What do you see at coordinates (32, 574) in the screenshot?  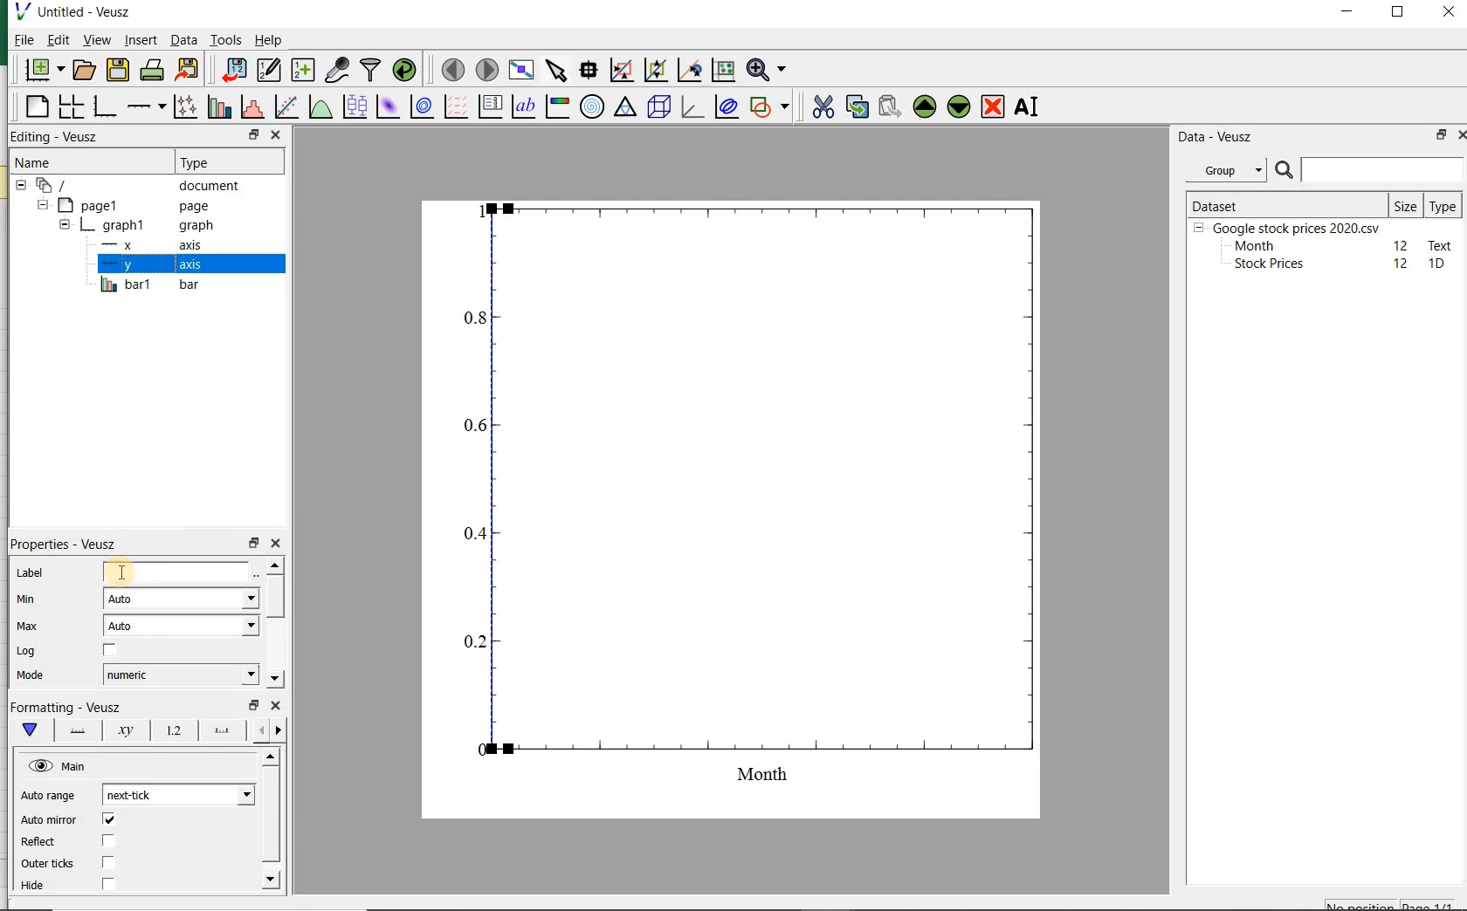 I see `Label` at bounding box center [32, 574].